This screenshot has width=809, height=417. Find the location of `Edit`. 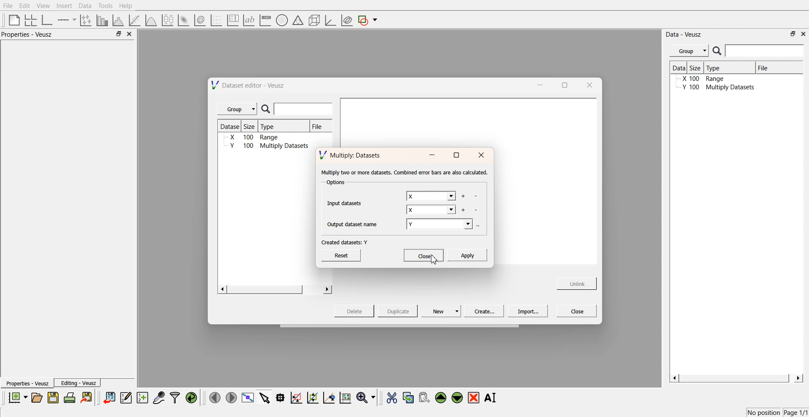

Edit is located at coordinates (25, 5).